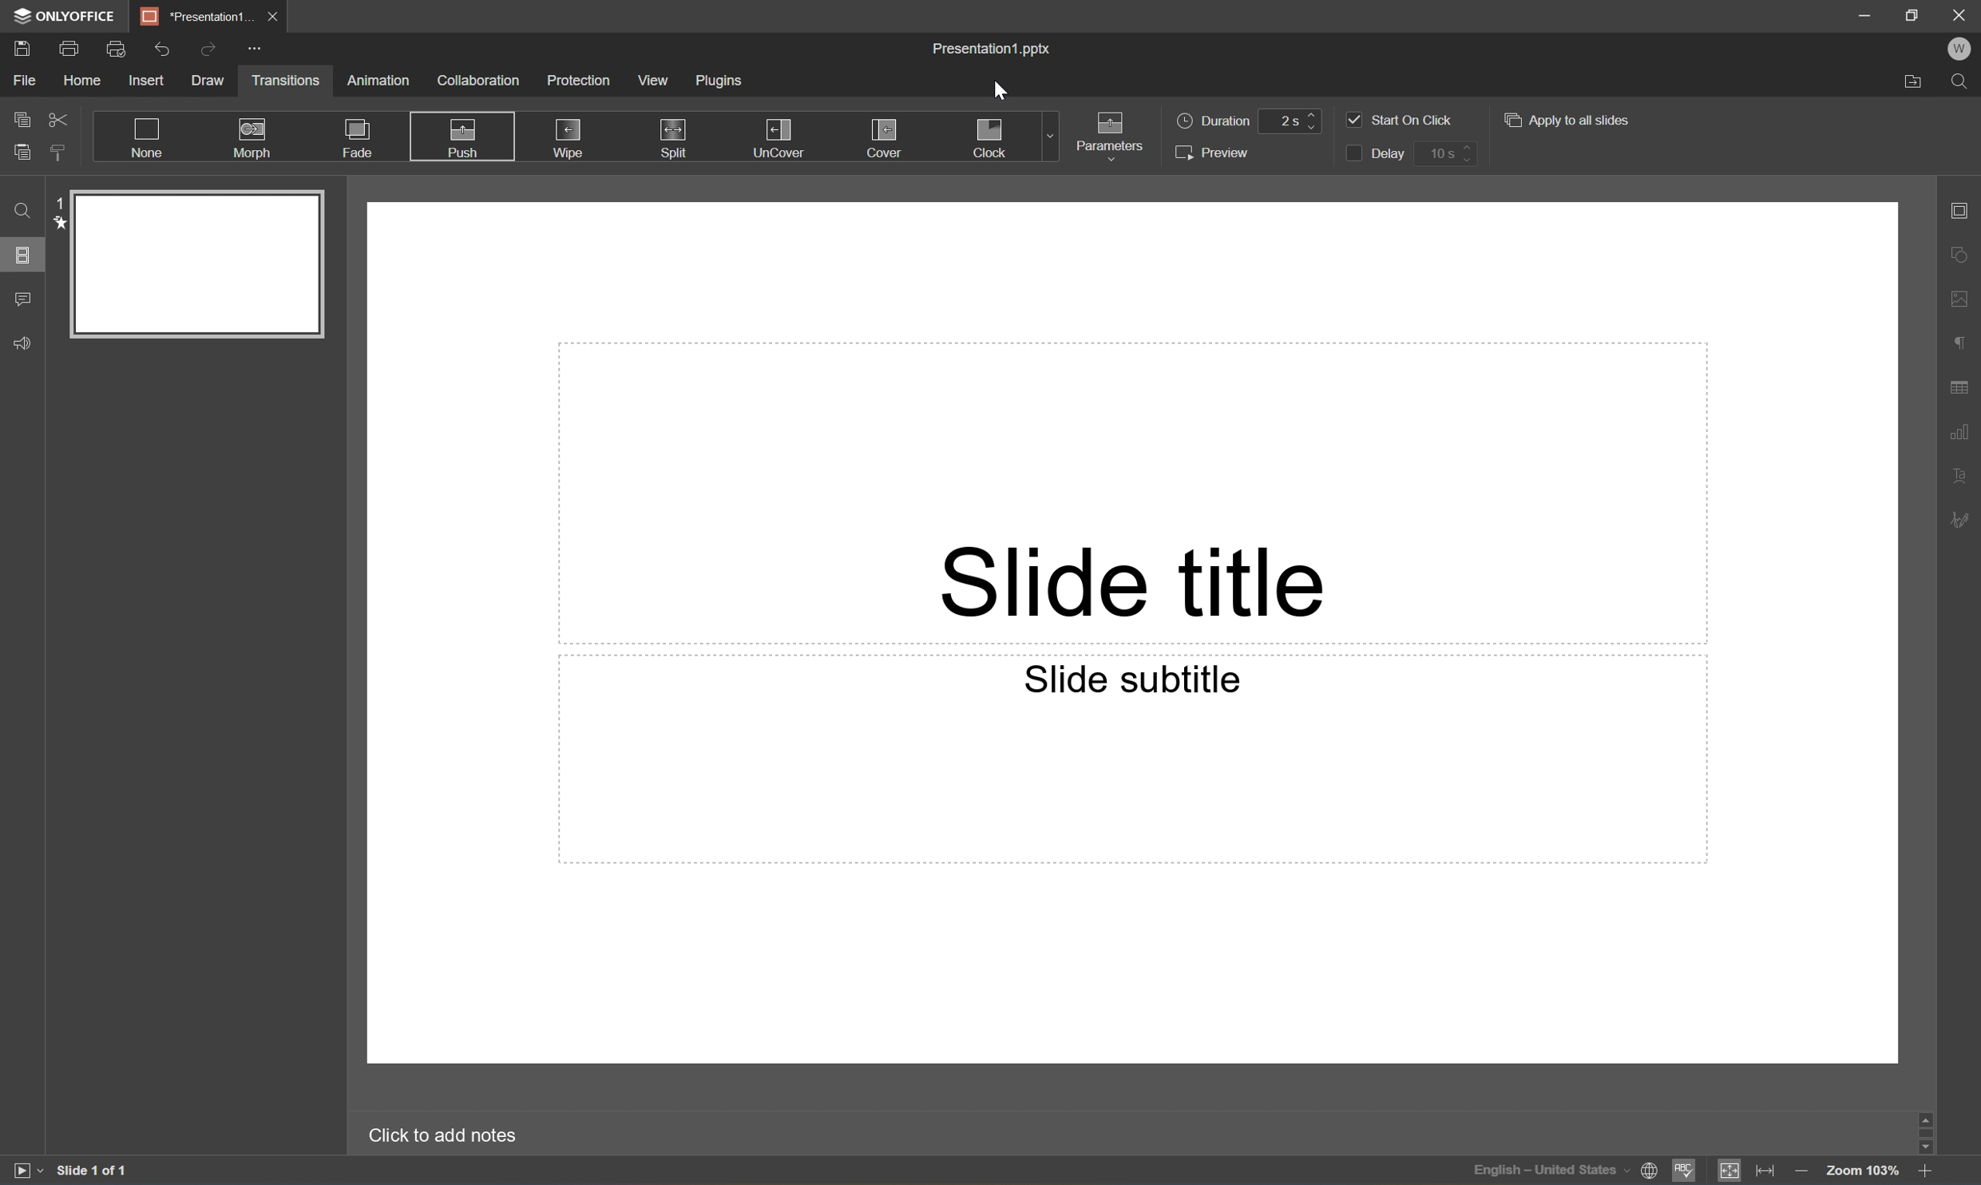 The image size is (1981, 1185). Describe the element at coordinates (150, 78) in the screenshot. I see `Insert` at that location.